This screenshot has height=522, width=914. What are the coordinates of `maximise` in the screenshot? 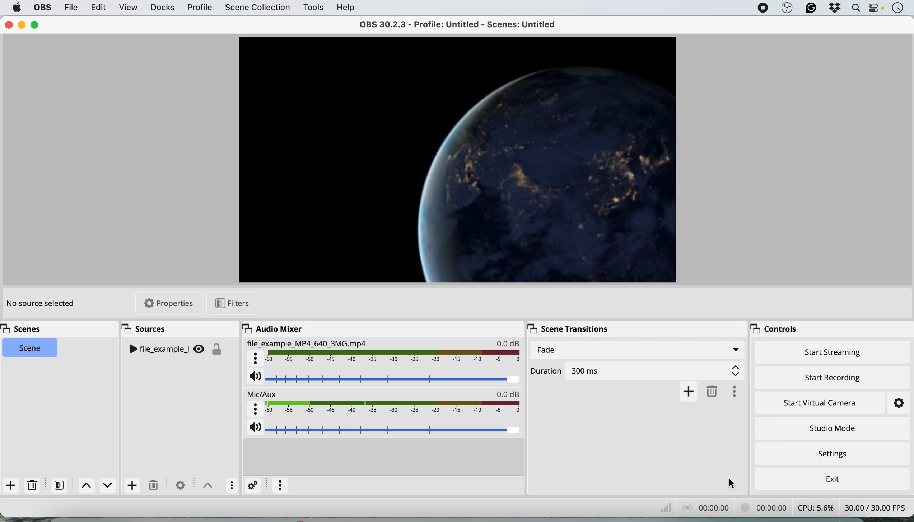 It's located at (35, 25).